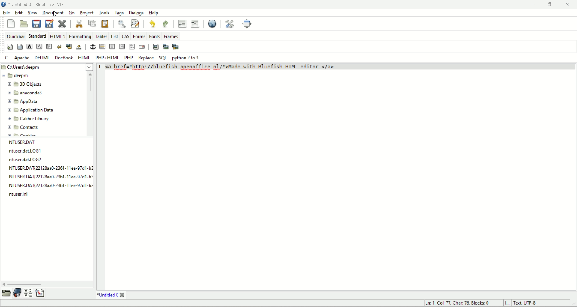 The width and height of the screenshot is (577, 307). Describe the element at coordinates (122, 24) in the screenshot. I see `show find bar` at that location.